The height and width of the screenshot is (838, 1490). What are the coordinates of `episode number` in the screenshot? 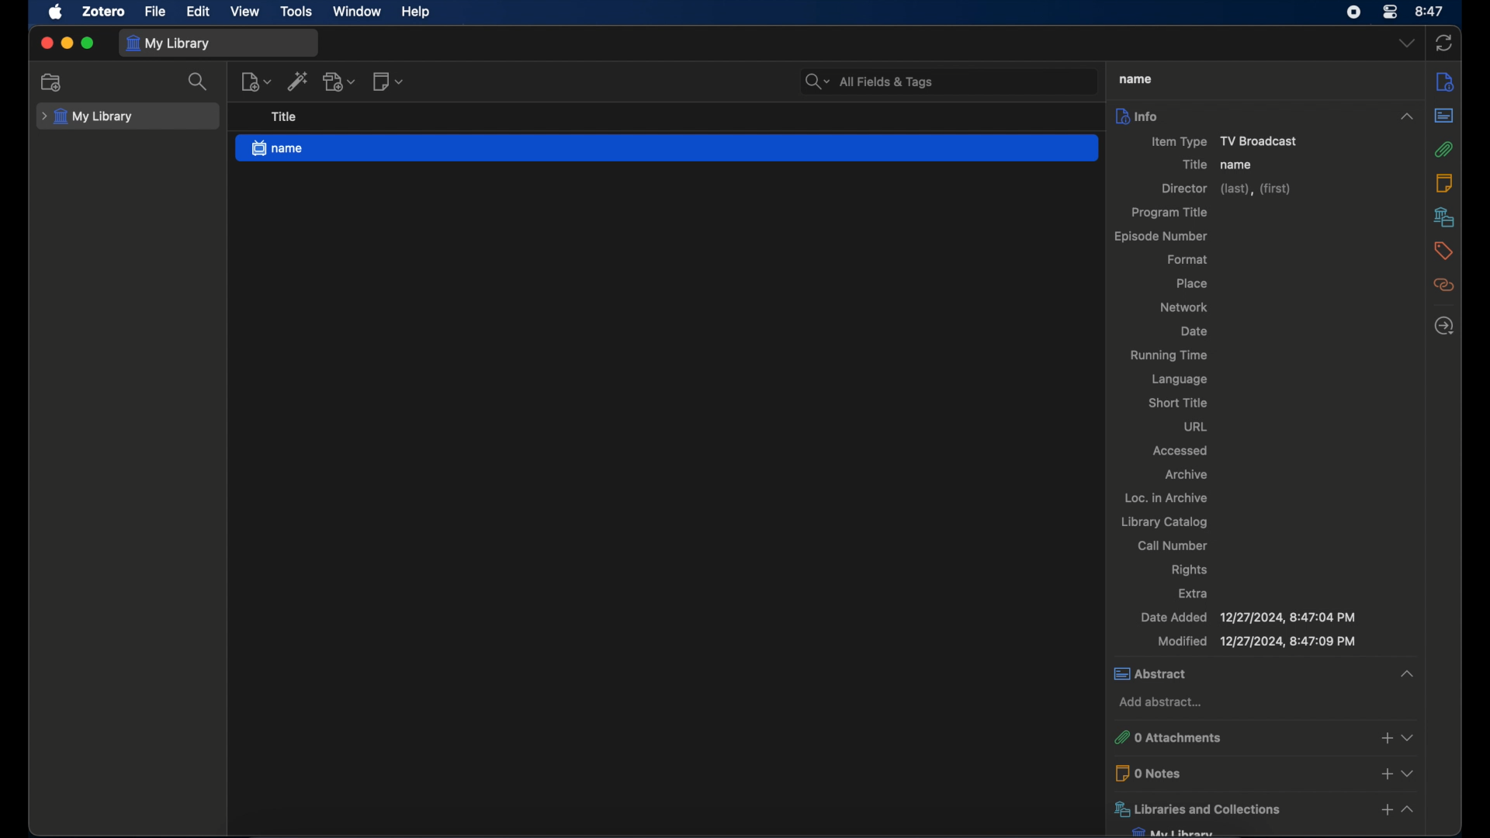 It's located at (1160, 237).